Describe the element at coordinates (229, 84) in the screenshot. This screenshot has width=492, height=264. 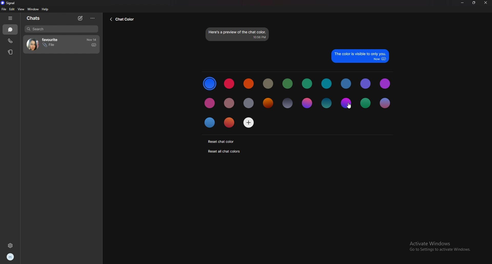
I see `color` at that location.